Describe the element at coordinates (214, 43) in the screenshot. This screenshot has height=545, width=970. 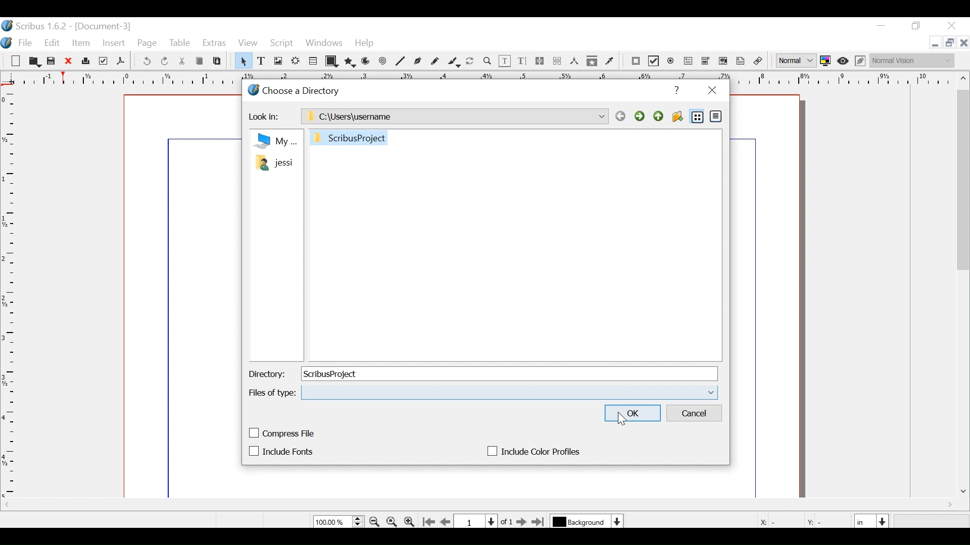
I see `Extras` at that location.